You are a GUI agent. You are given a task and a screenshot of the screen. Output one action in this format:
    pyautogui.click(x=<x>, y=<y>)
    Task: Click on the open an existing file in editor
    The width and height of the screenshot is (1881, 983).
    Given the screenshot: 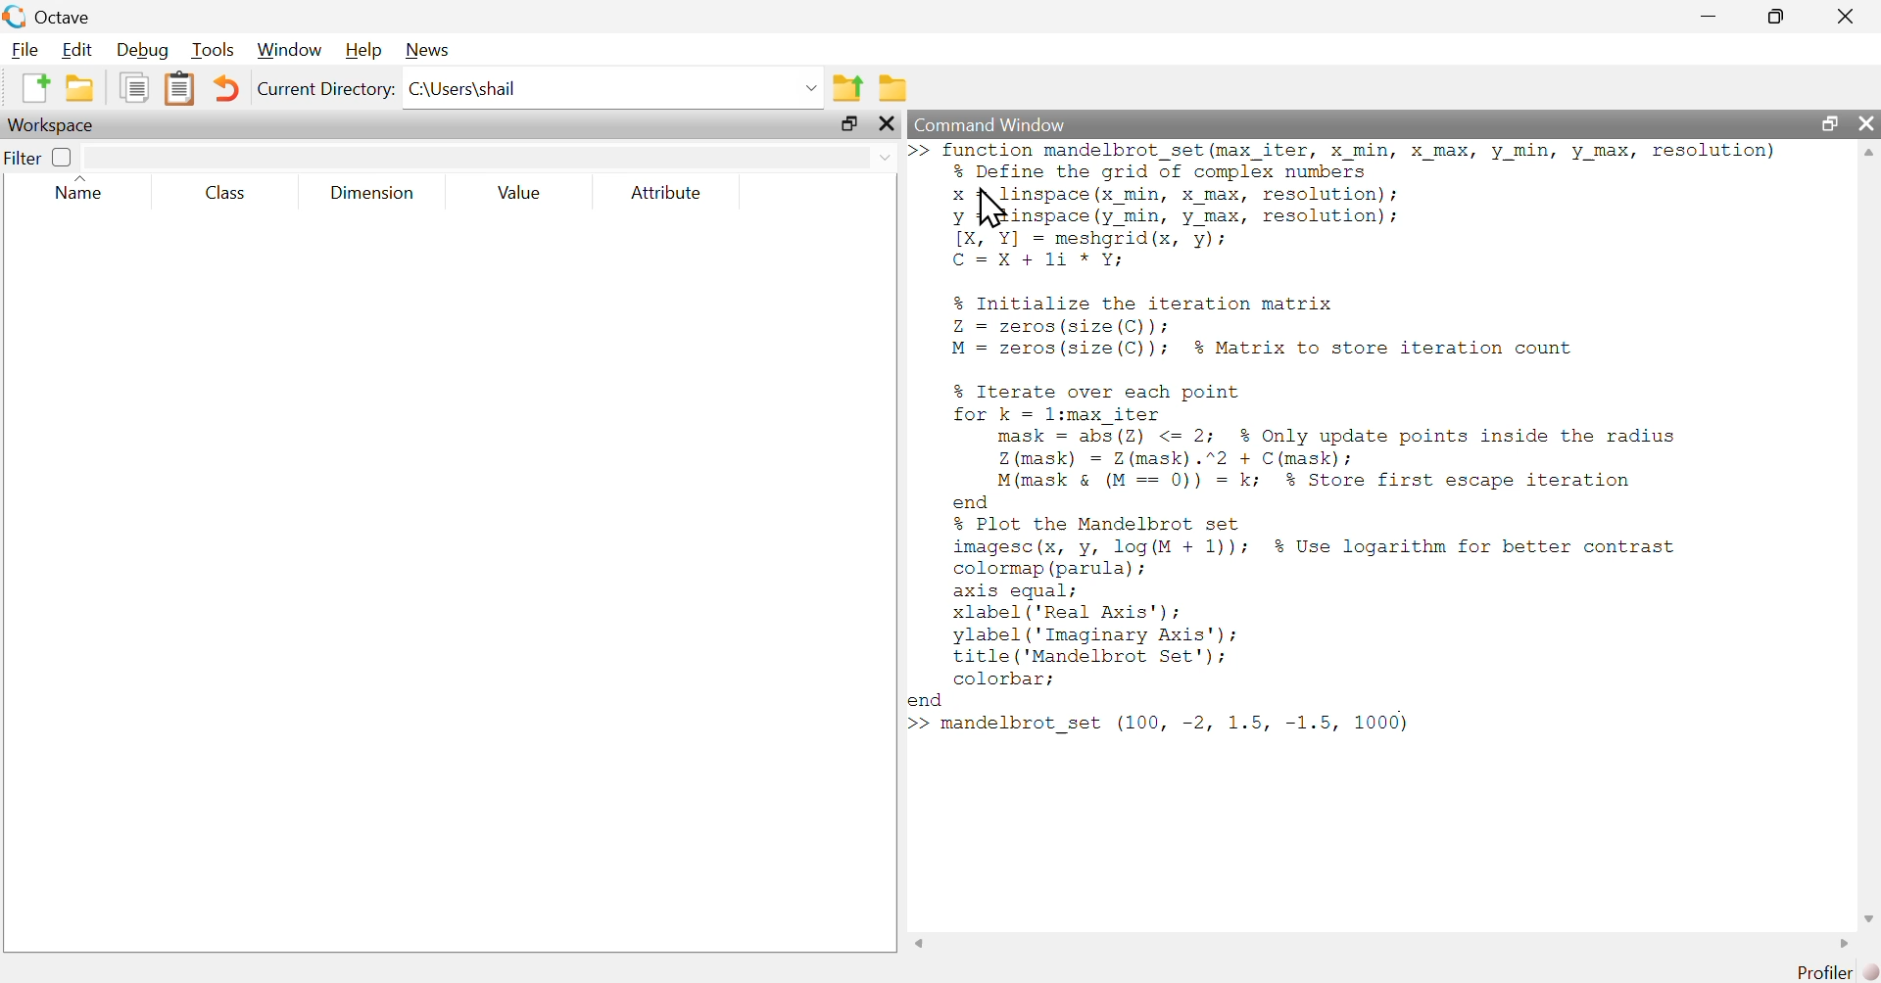 What is the action you would take?
    pyautogui.click(x=79, y=90)
    